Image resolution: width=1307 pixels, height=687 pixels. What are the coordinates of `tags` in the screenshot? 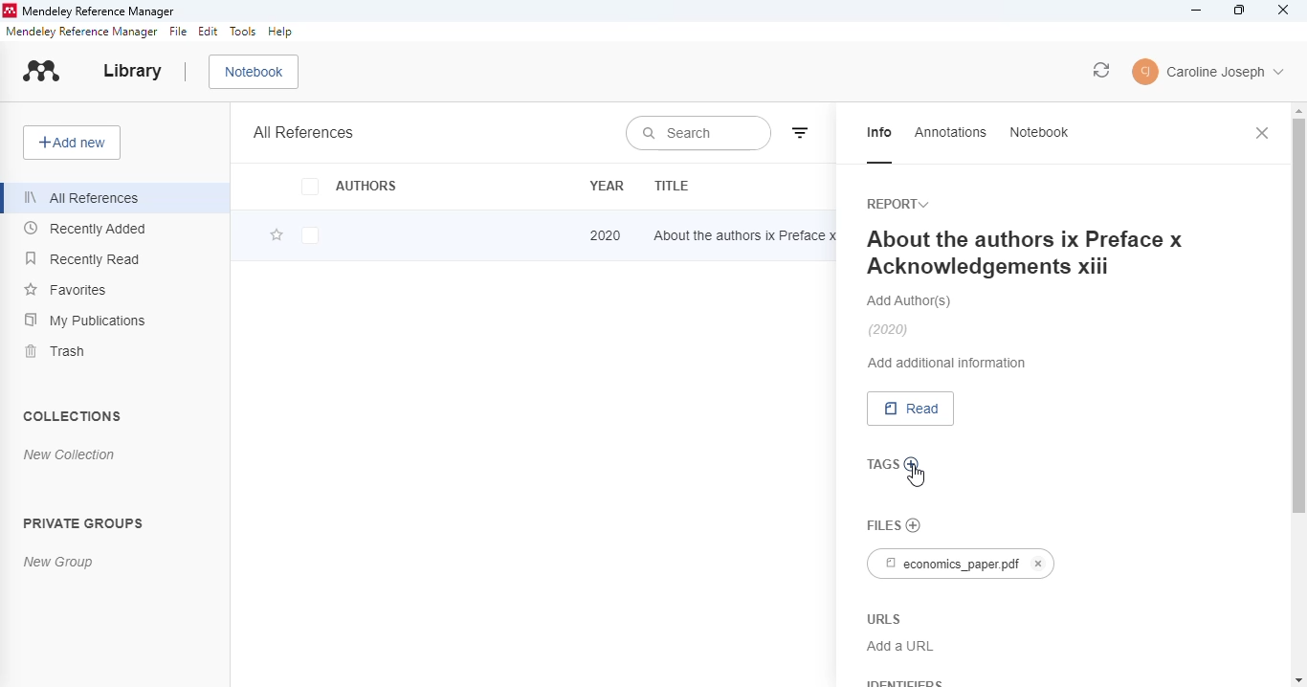 It's located at (882, 463).